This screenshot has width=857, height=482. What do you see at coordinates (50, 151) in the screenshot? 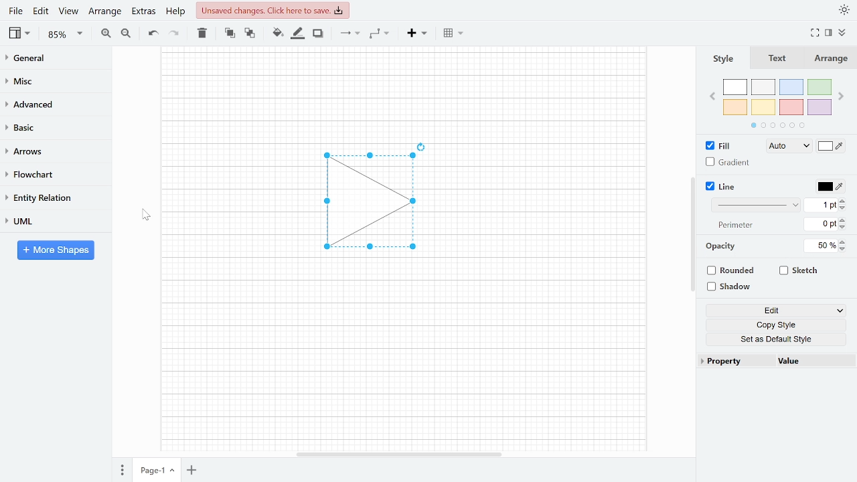
I see `Arrows` at bounding box center [50, 151].